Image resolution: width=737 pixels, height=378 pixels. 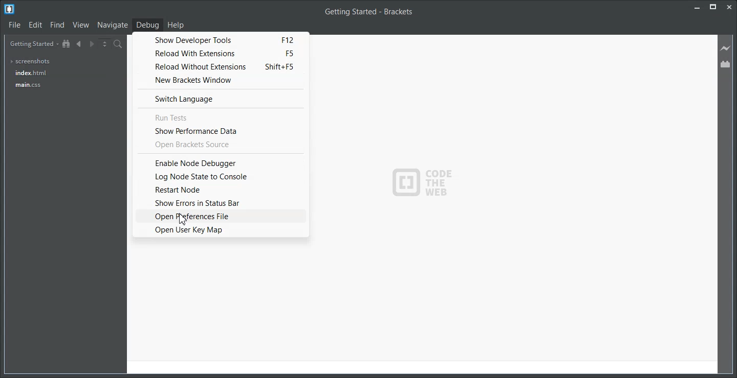 What do you see at coordinates (220, 67) in the screenshot?
I see `Reload without Extensions   Shift+F5` at bounding box center [220, 67].